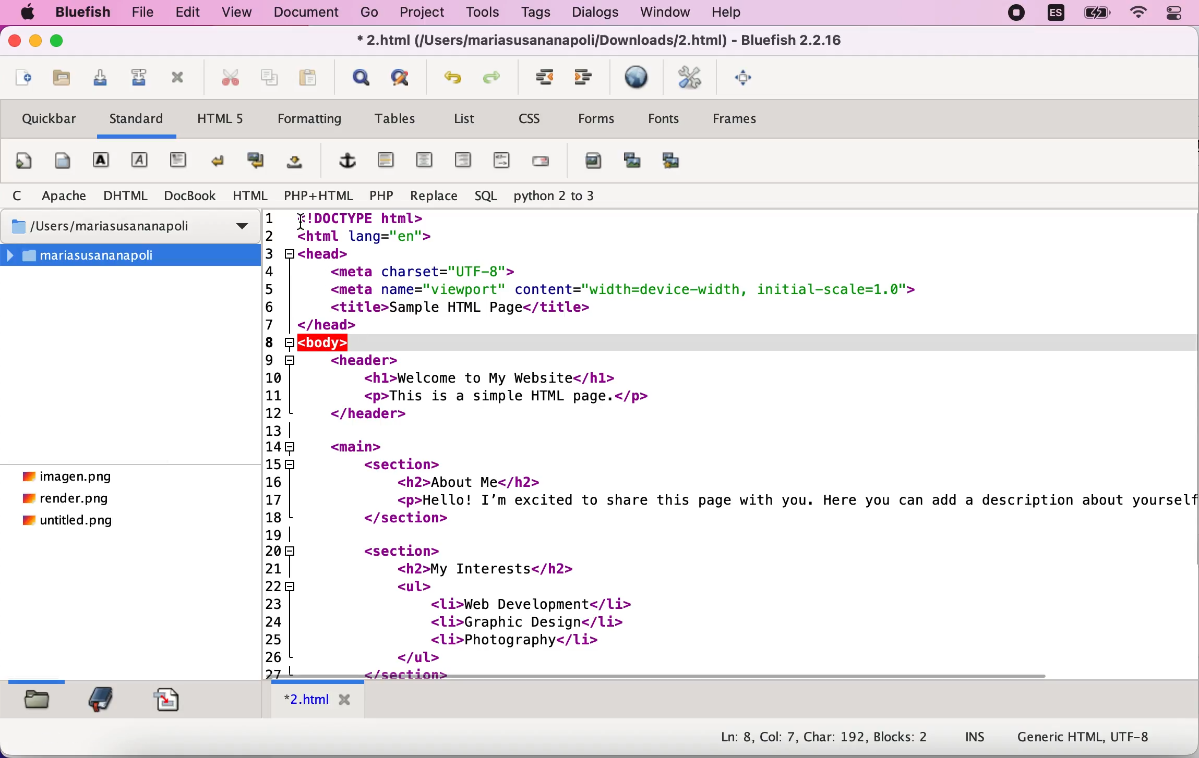 Image resolution: width=1199 pixels, height=758 pixels. Describe the element at coordinates (60, 161) in the screenshot. I see `body` at that location.